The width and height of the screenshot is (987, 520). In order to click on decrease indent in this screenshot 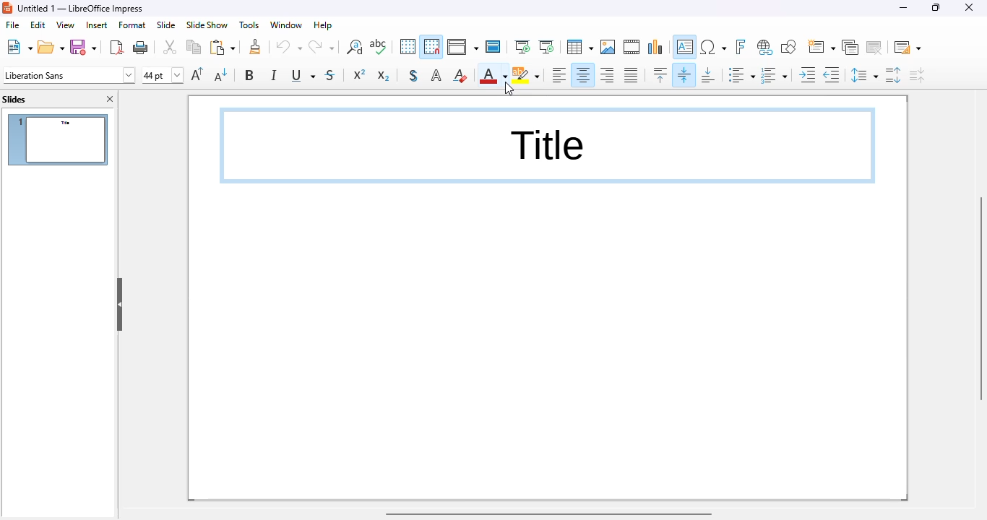, I will do `click(831, 74)`.